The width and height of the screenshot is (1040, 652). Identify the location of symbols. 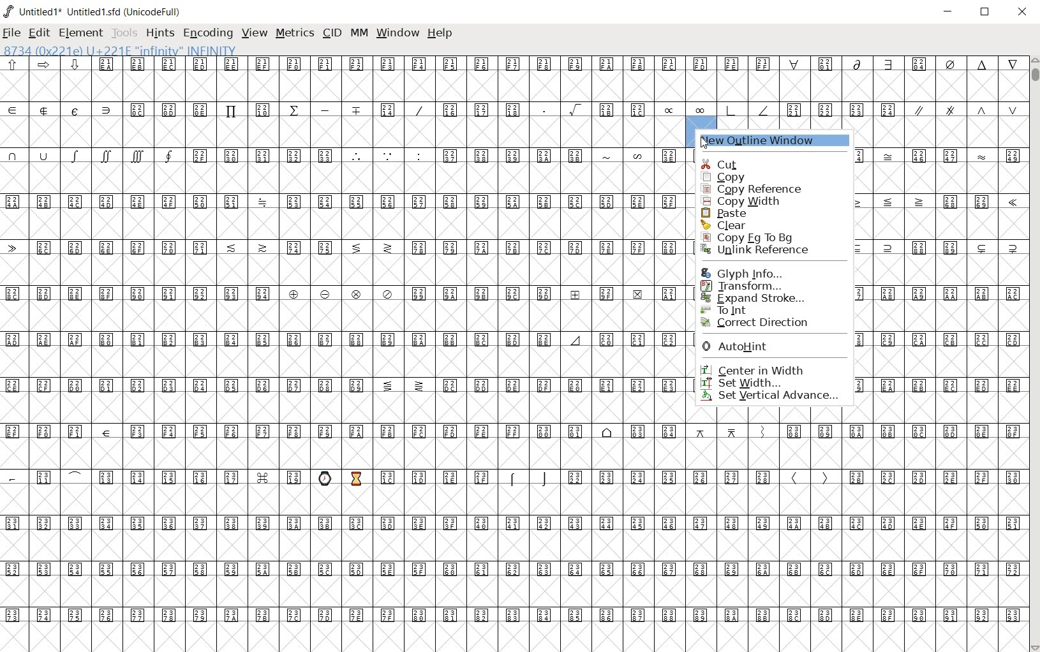
(387, 155).